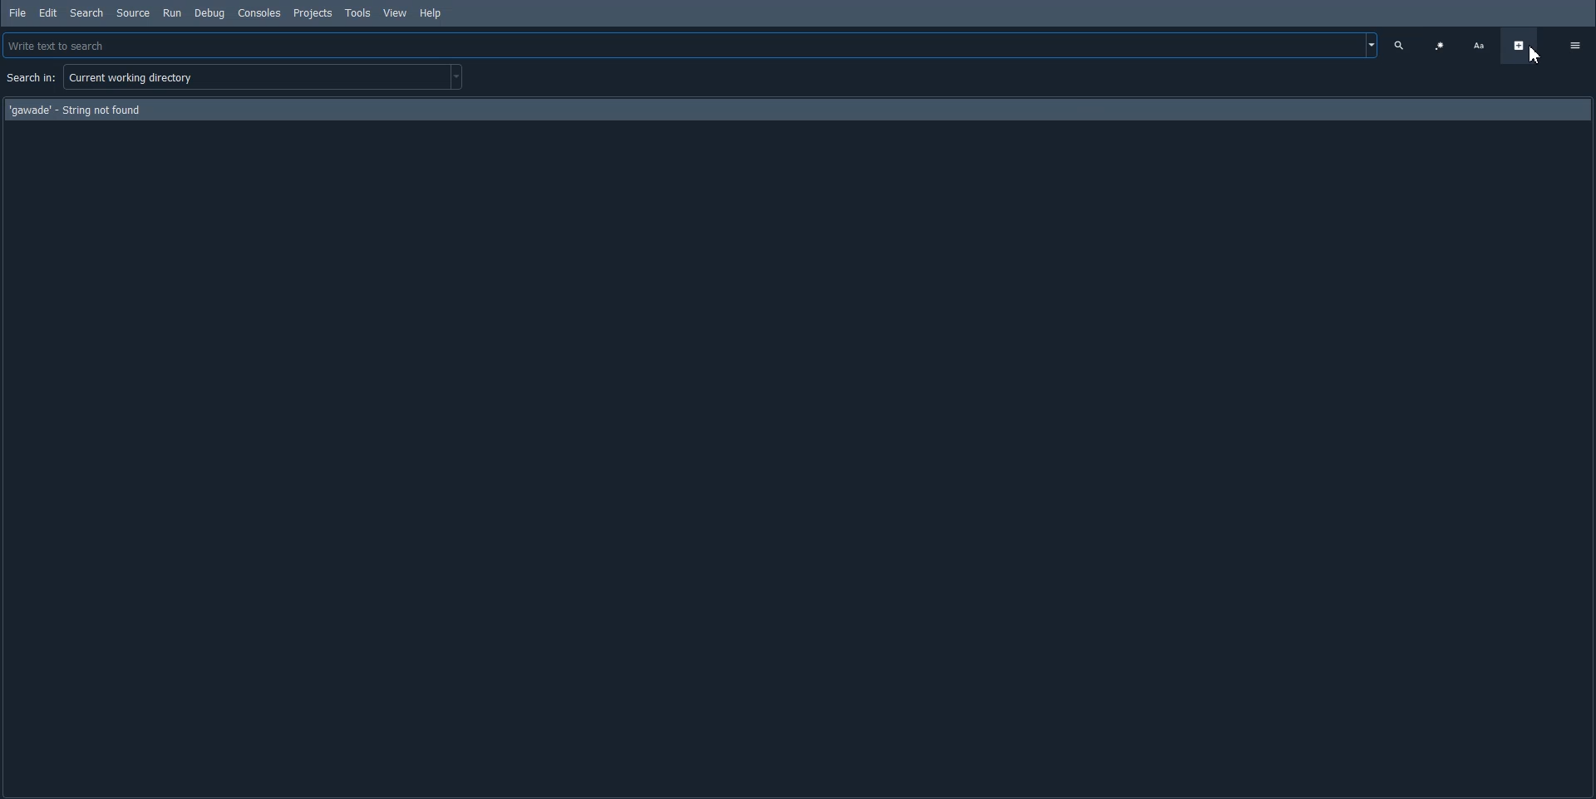 This screenshot has width=1596, height=799. Describe the element at coordinates (134, 12) in the screenshot. I see `Source` at that location.